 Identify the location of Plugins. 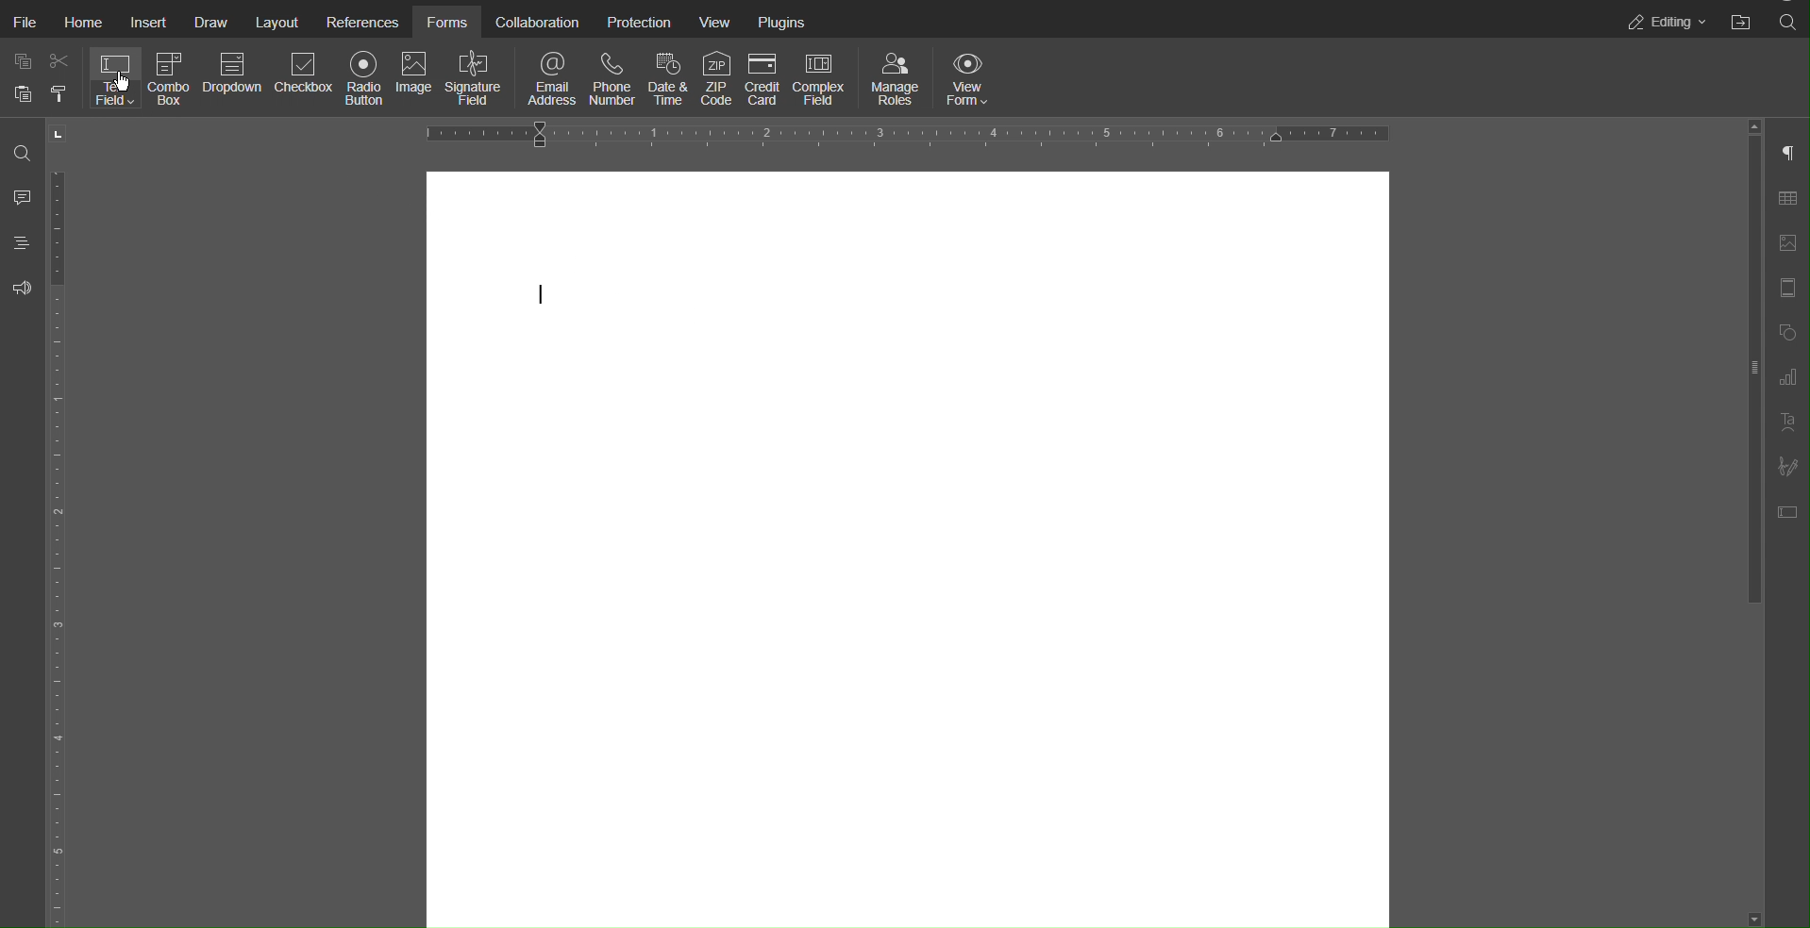
(781, 23).